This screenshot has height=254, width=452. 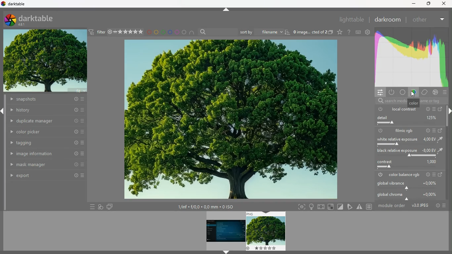 I want to click on other, so click(x=419, y=20).